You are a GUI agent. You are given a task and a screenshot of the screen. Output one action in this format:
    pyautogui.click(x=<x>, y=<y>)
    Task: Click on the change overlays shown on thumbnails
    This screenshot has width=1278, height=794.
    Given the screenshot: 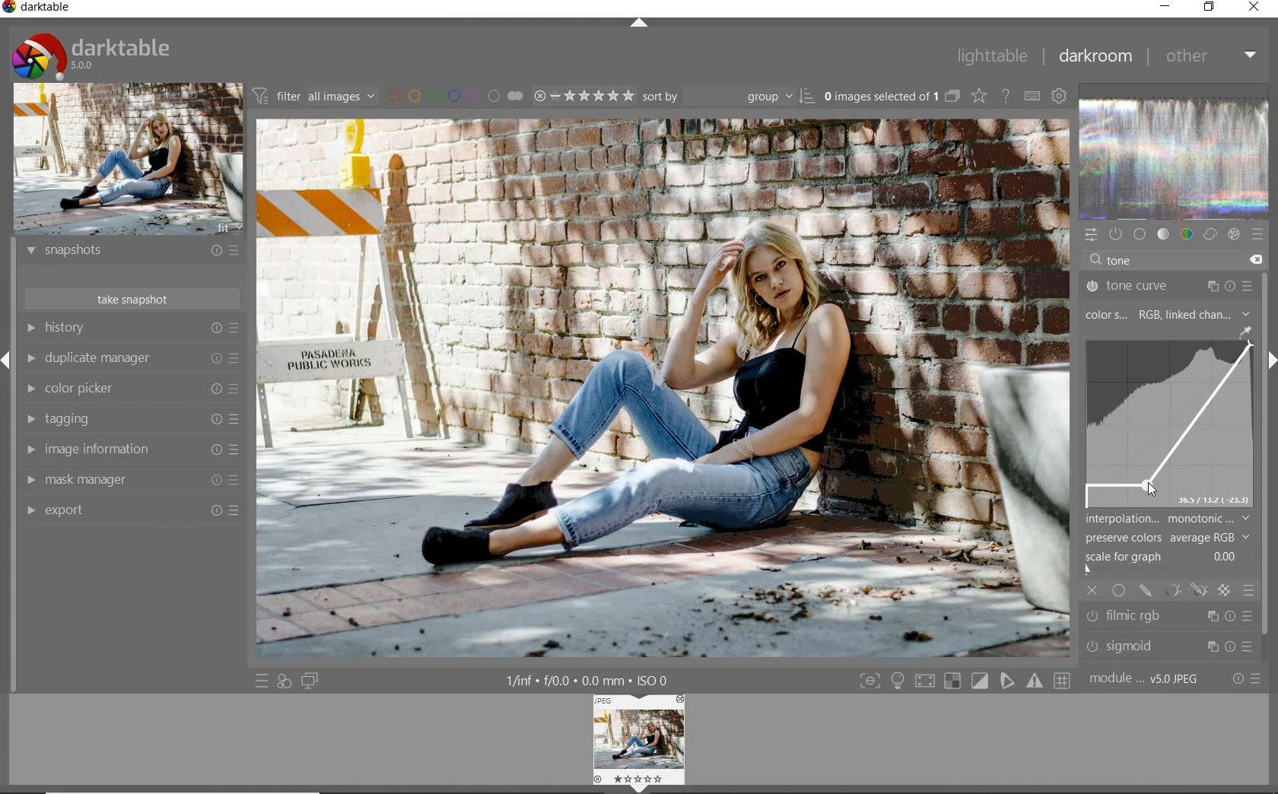 What is the action you would take?
    pyautogui.click(x=978, y=95)
    